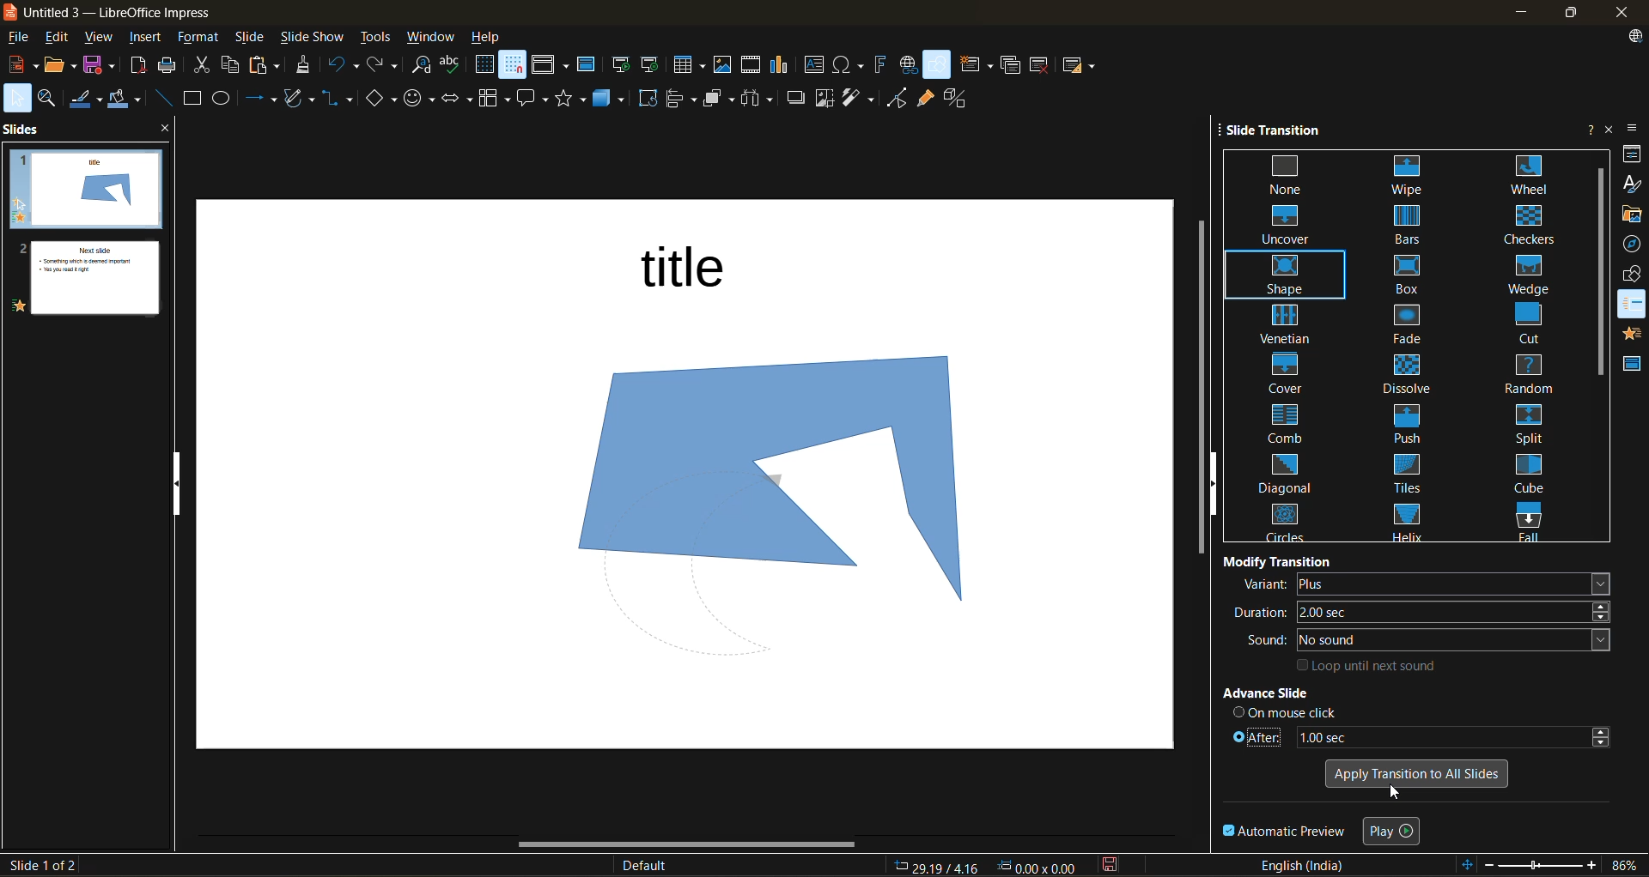 This screenshot has height=877, width=1649. What do you see at coordinates (551, 67) in the screenshot?
I see `display views` at bounding box center [551, 67].